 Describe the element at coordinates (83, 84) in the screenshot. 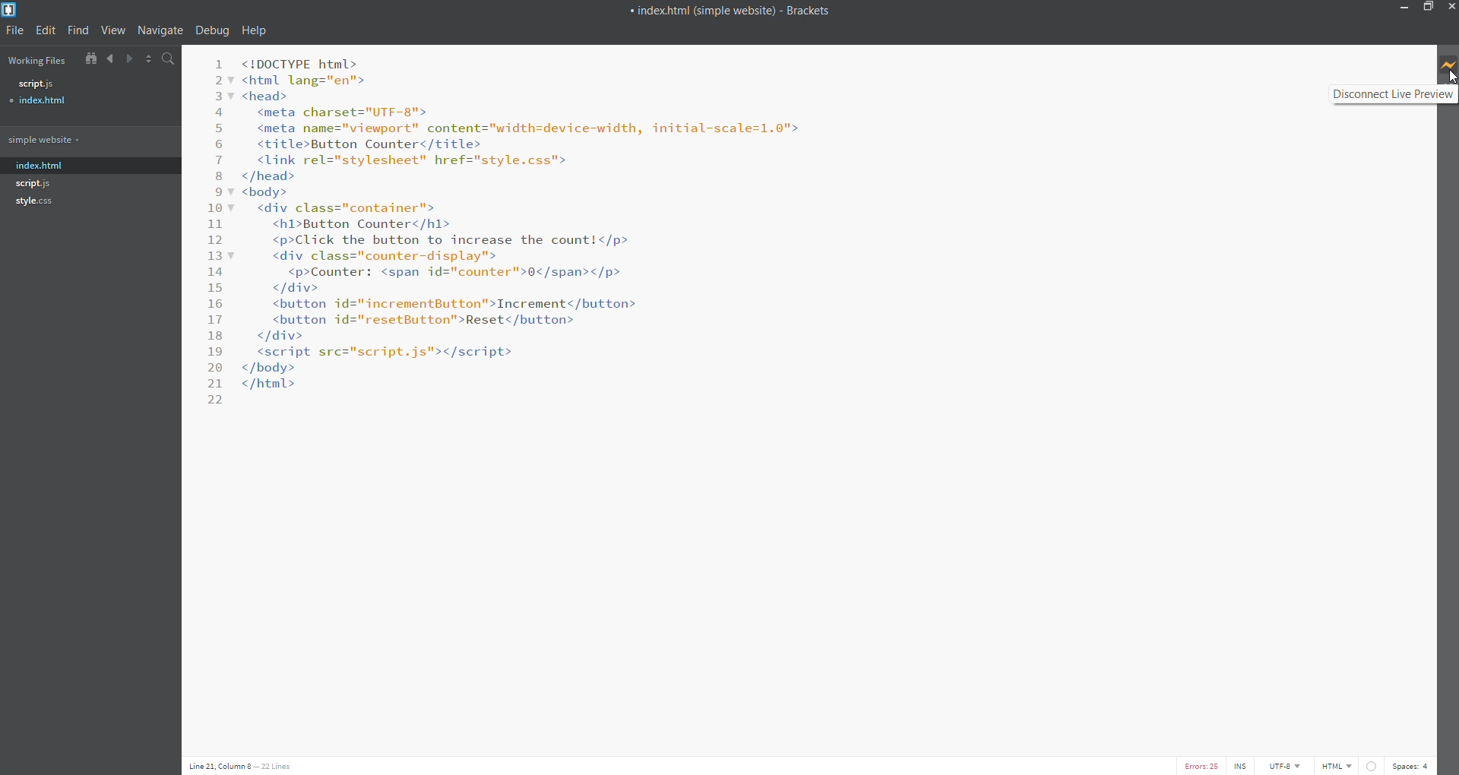

I see `script..js` at that location.